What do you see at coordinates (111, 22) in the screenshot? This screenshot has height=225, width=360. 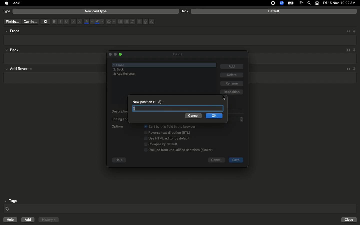 I see `Eraser` at bounding box center [111, 22].